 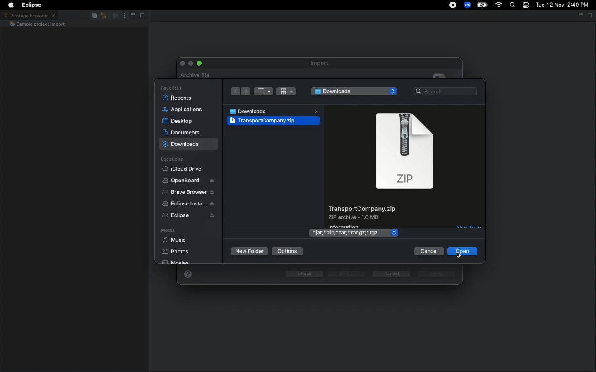 What do you see at coordinates (181, 64) in the screenshot?
I see `close` at bounding box center [181, 64].